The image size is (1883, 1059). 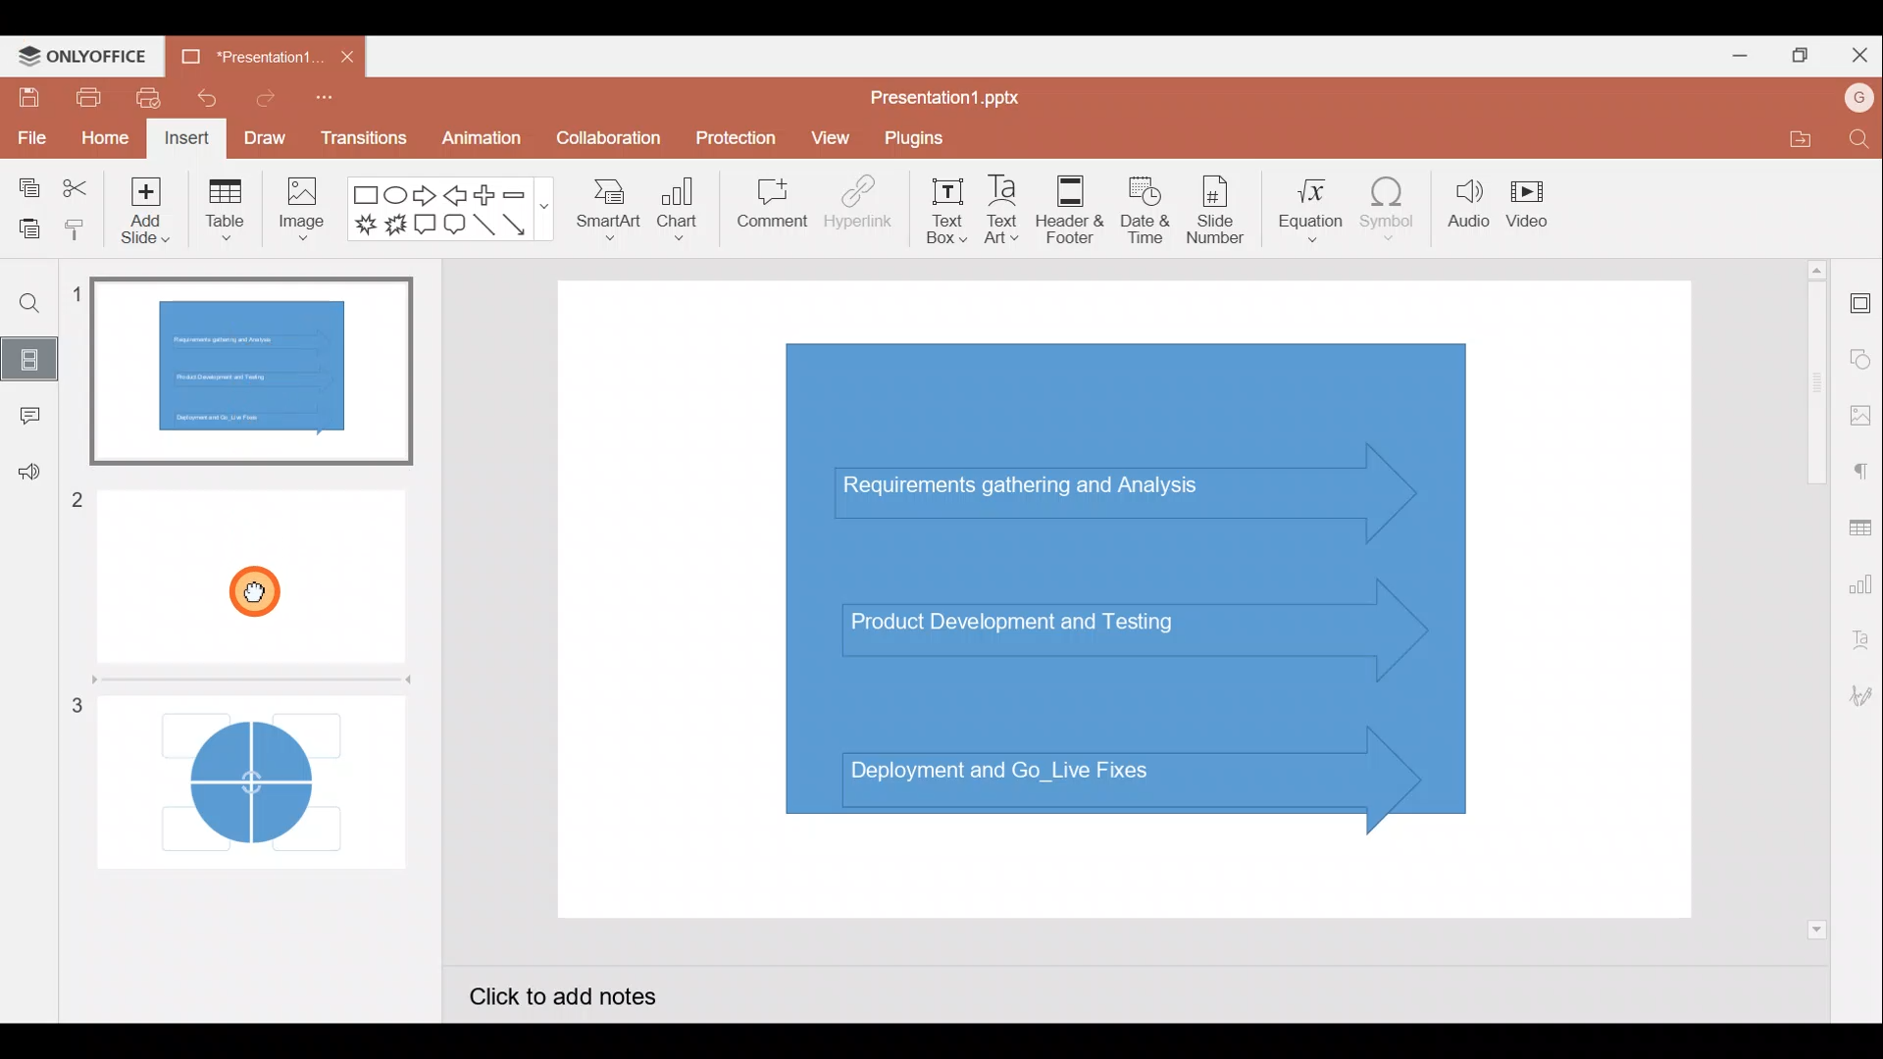 I want to click on Plus, so click(x=484, y=193).